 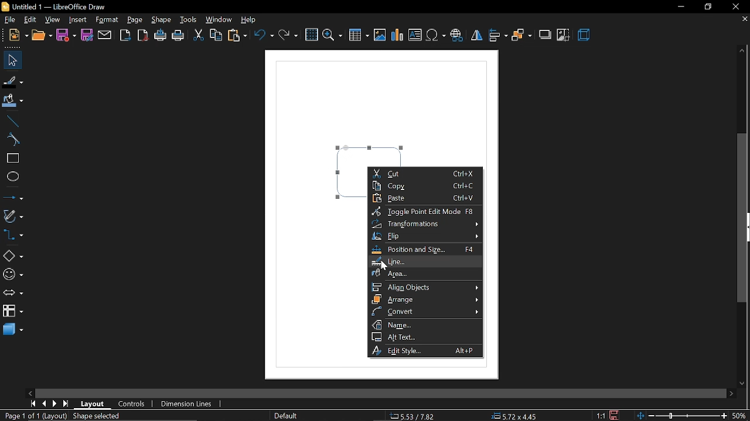 What do you see at coordinates (731, 392) in the screenshot?
I see `move right` at bounding box center [731, 392].